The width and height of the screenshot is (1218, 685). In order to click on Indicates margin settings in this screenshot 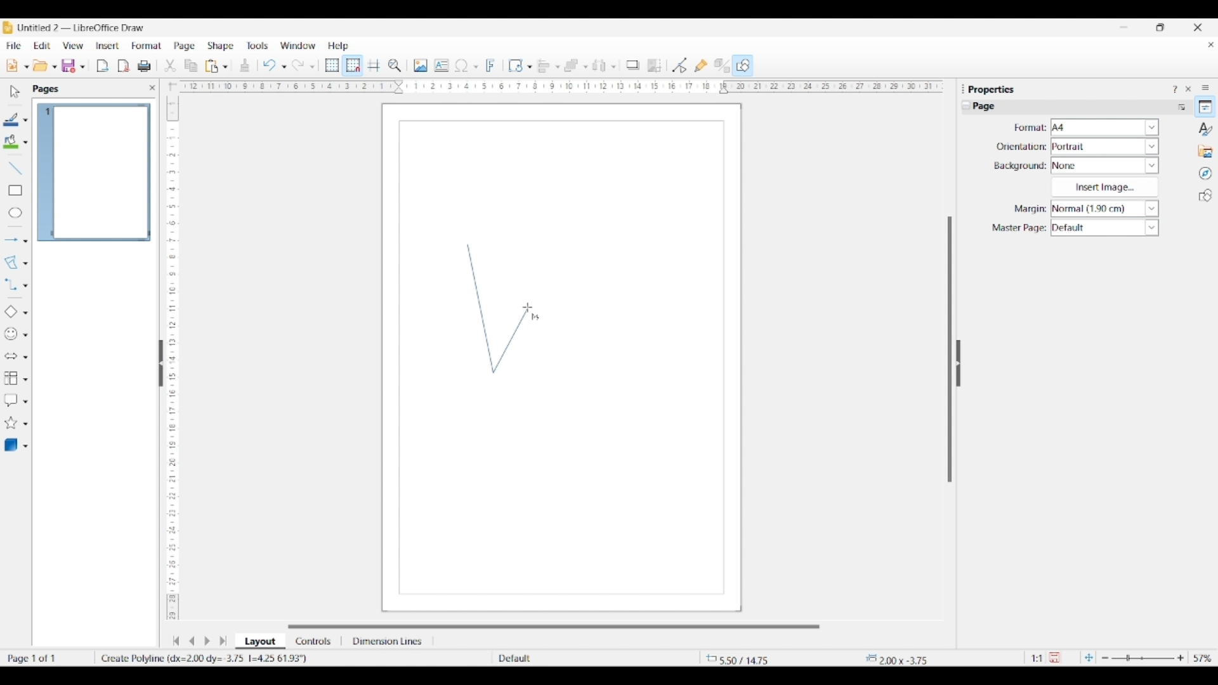, I will do `click(1028, 209)`.